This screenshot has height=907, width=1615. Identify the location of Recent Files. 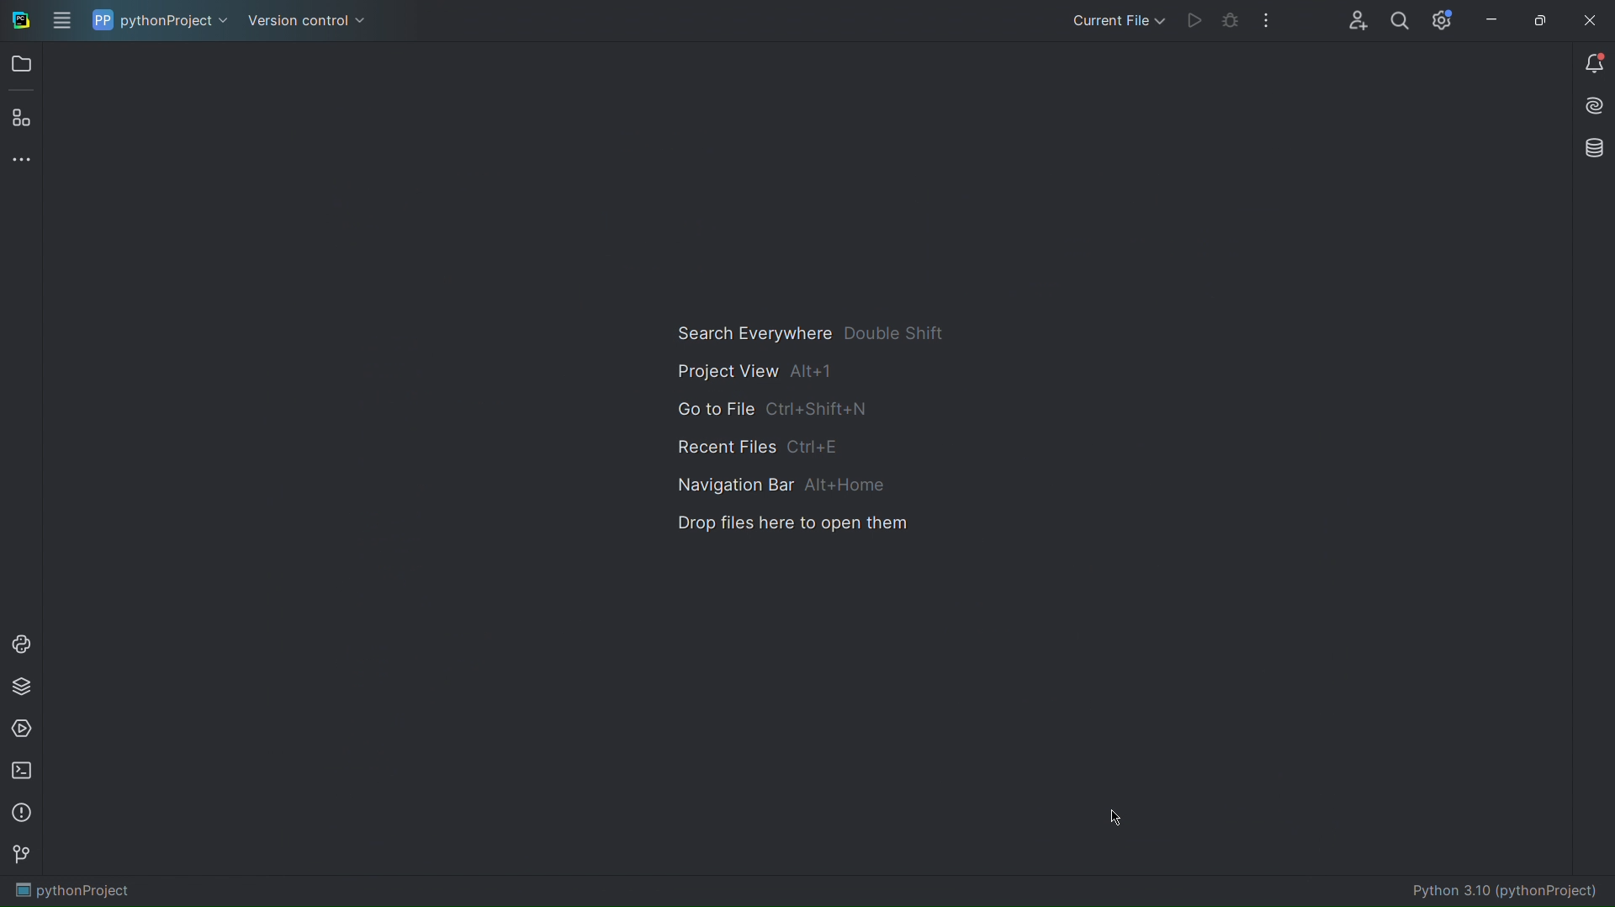
(773, 444).